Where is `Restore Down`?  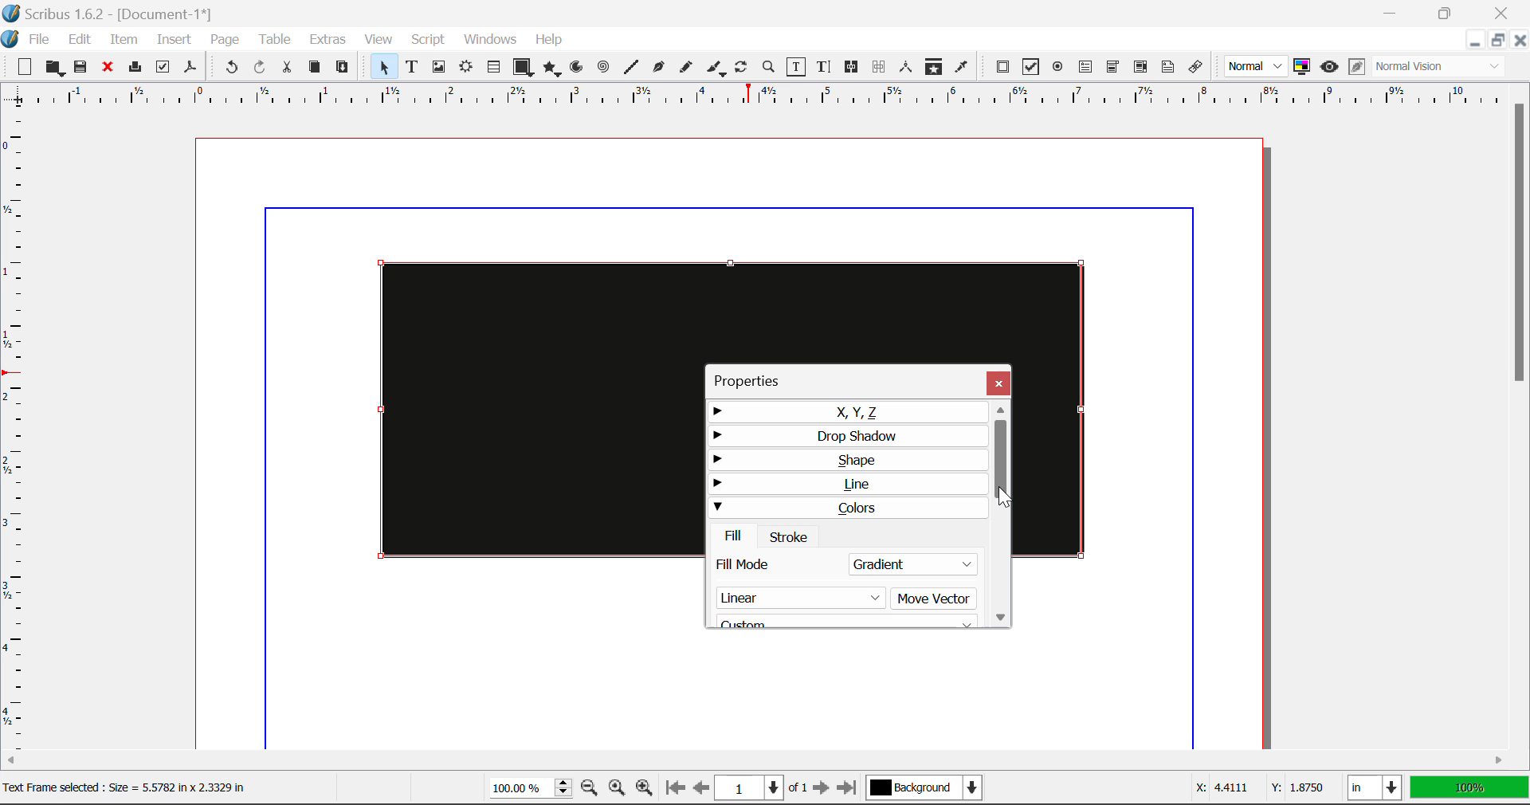
Restore Down is located at coordinates (1473, 41).